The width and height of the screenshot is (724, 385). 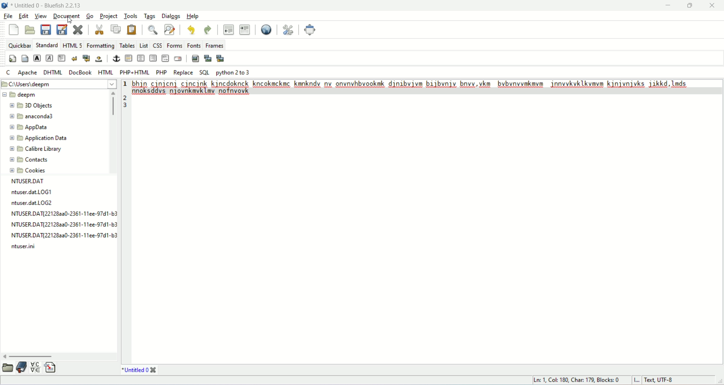 I want to click on file name, so click(x=63, y=213).